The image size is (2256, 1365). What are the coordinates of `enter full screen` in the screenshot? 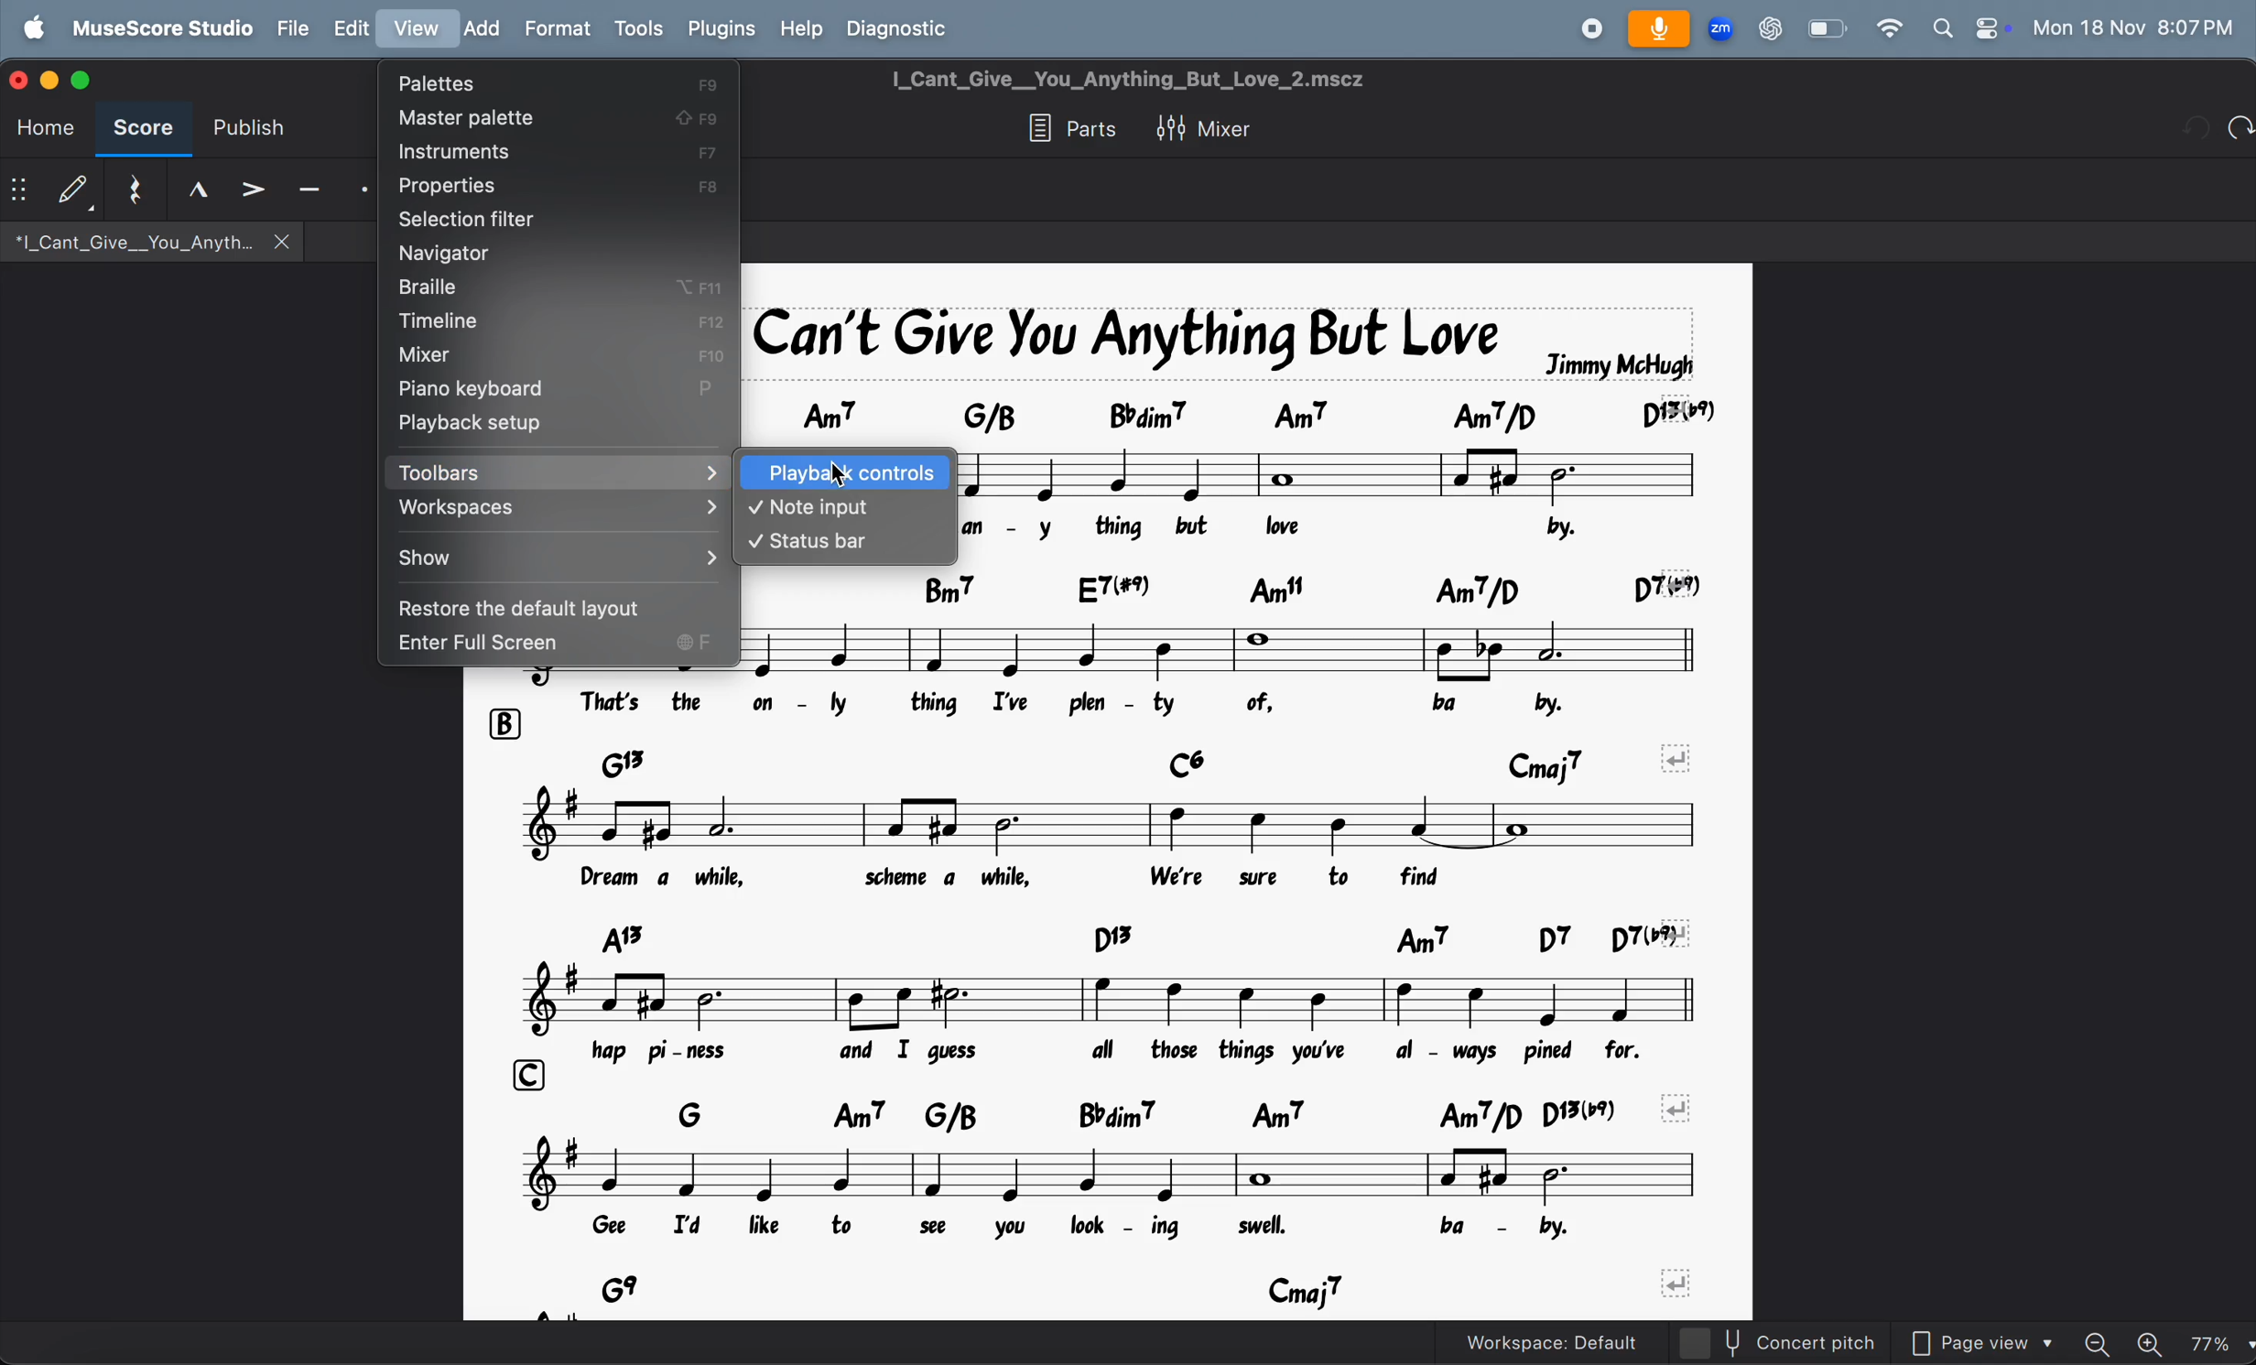 It's located at (556, 647).